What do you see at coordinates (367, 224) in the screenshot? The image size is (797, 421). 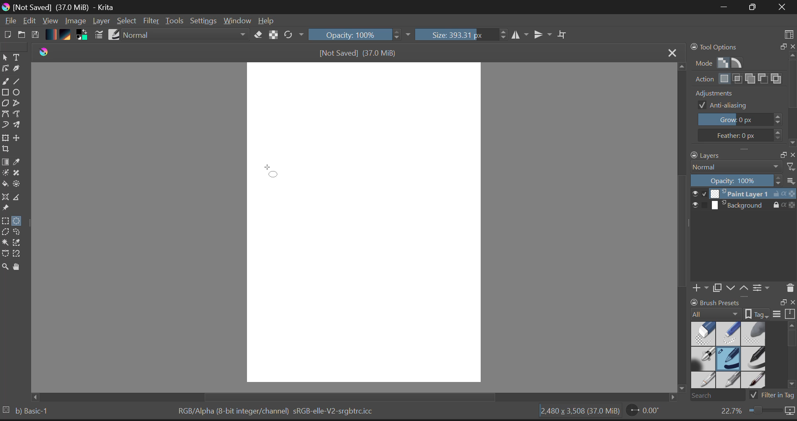 I see `Blank Workspace` at bounding box center [367, 224].